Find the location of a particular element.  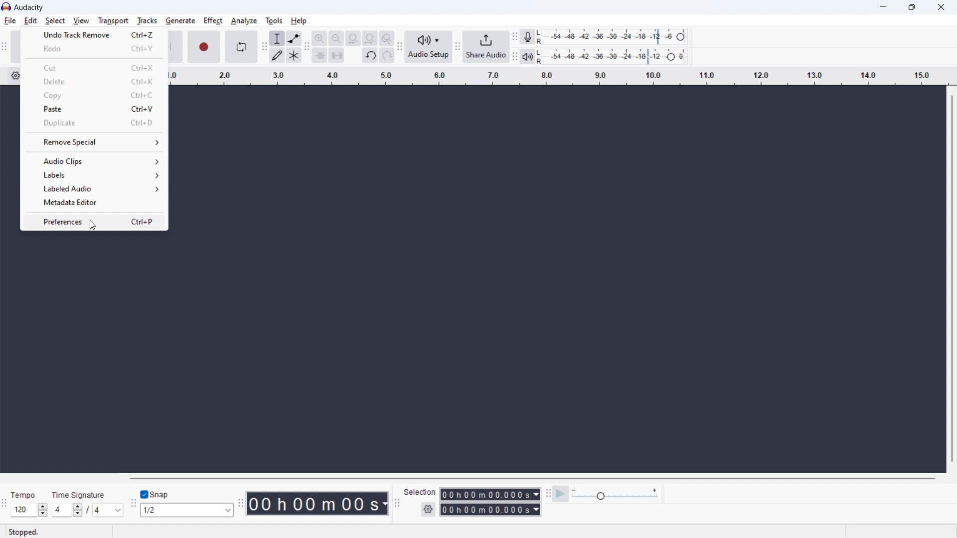

help is located at coordinates (299, 20).